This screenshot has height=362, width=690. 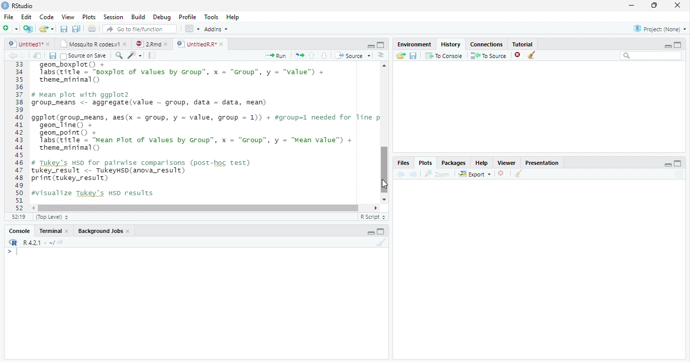 I want to click on Edit, so click(x=26, y=17).